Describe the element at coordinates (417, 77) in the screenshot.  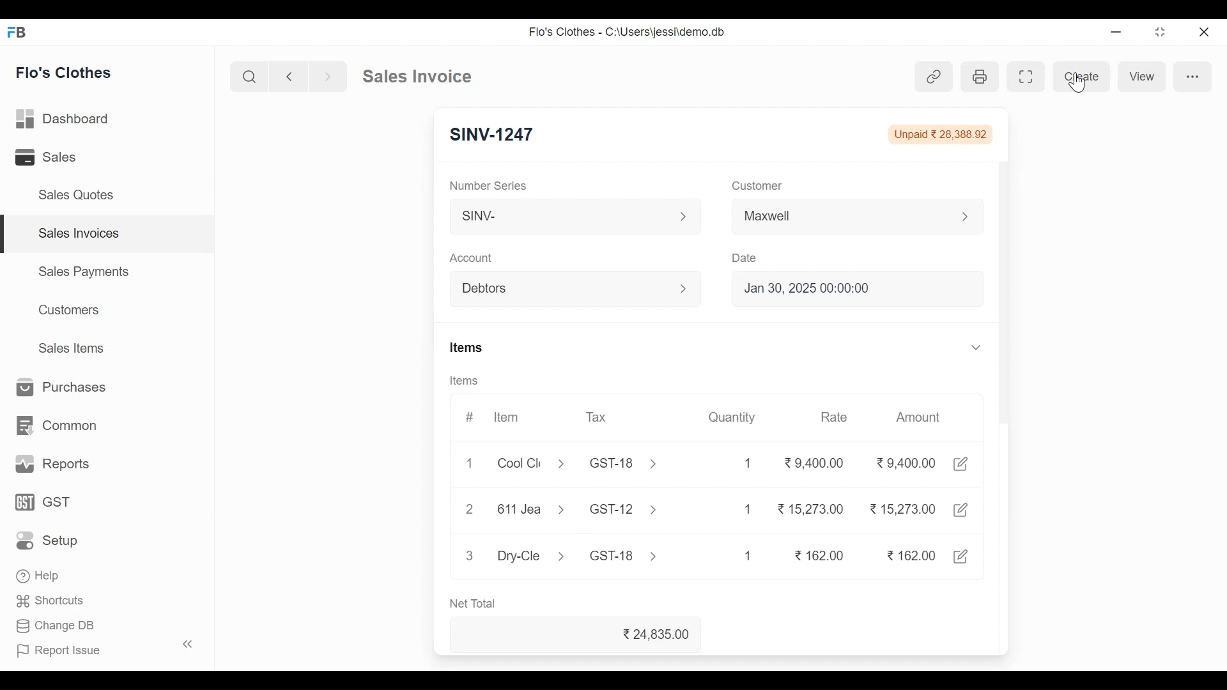
I see `Sales Invoice` at that location.